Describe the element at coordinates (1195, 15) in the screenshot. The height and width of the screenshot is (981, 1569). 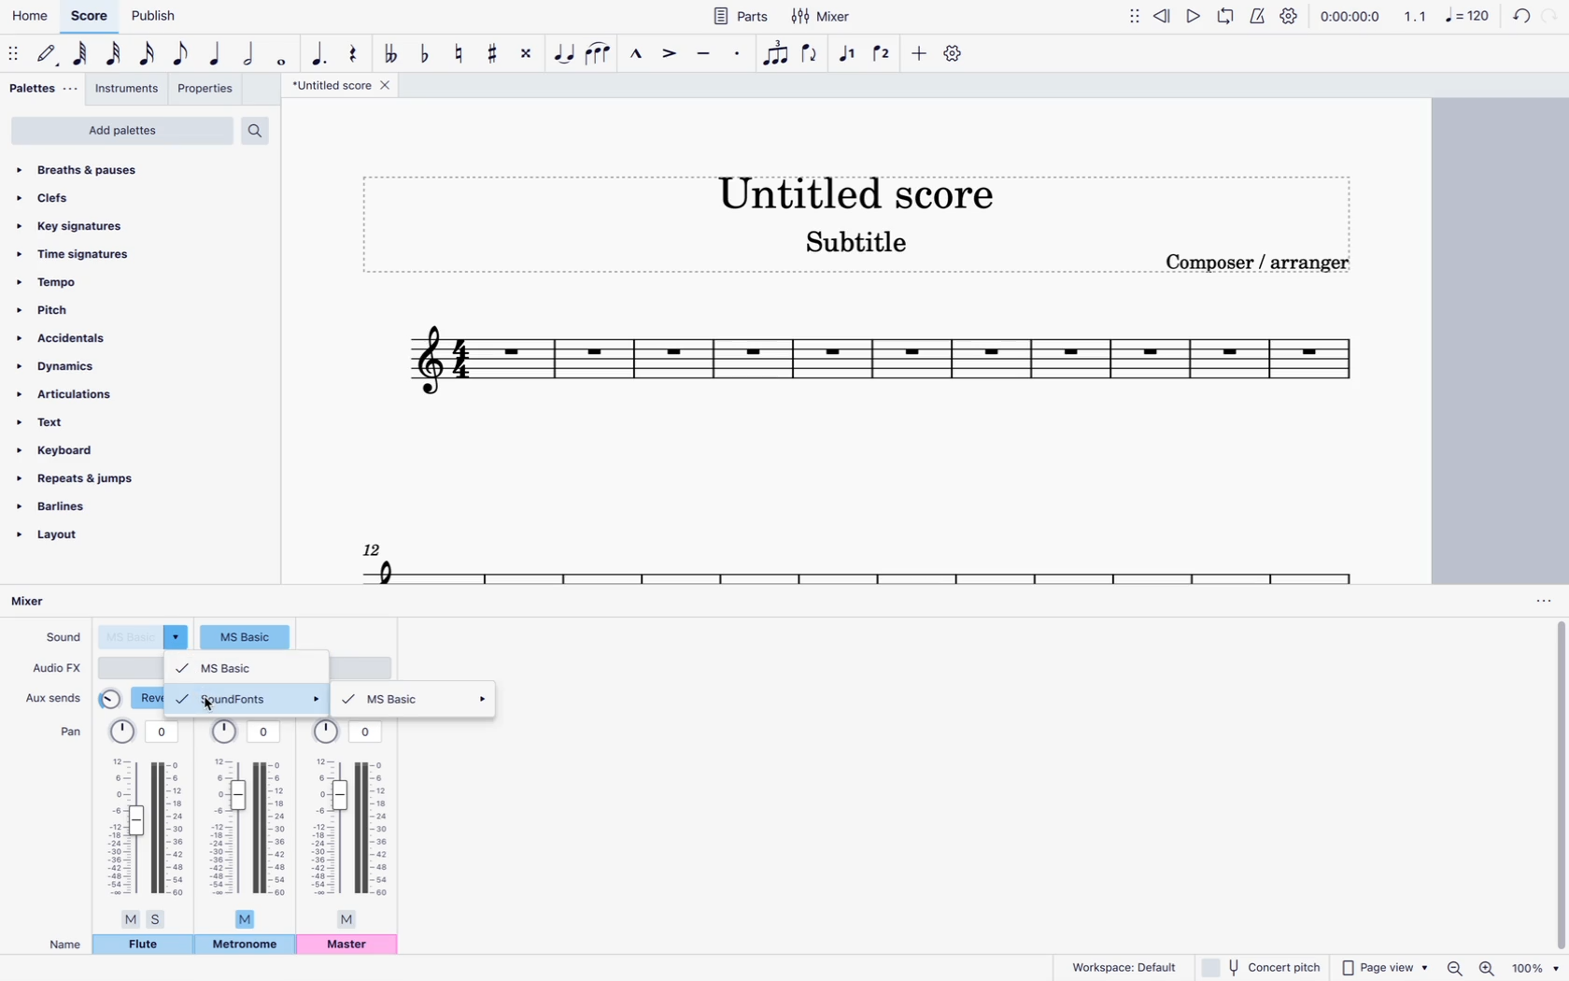
I see `play` at that location.